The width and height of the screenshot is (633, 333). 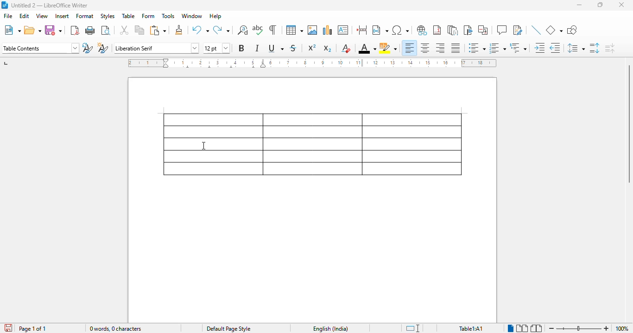 I want to click on bold, so click(x=242, y=48).